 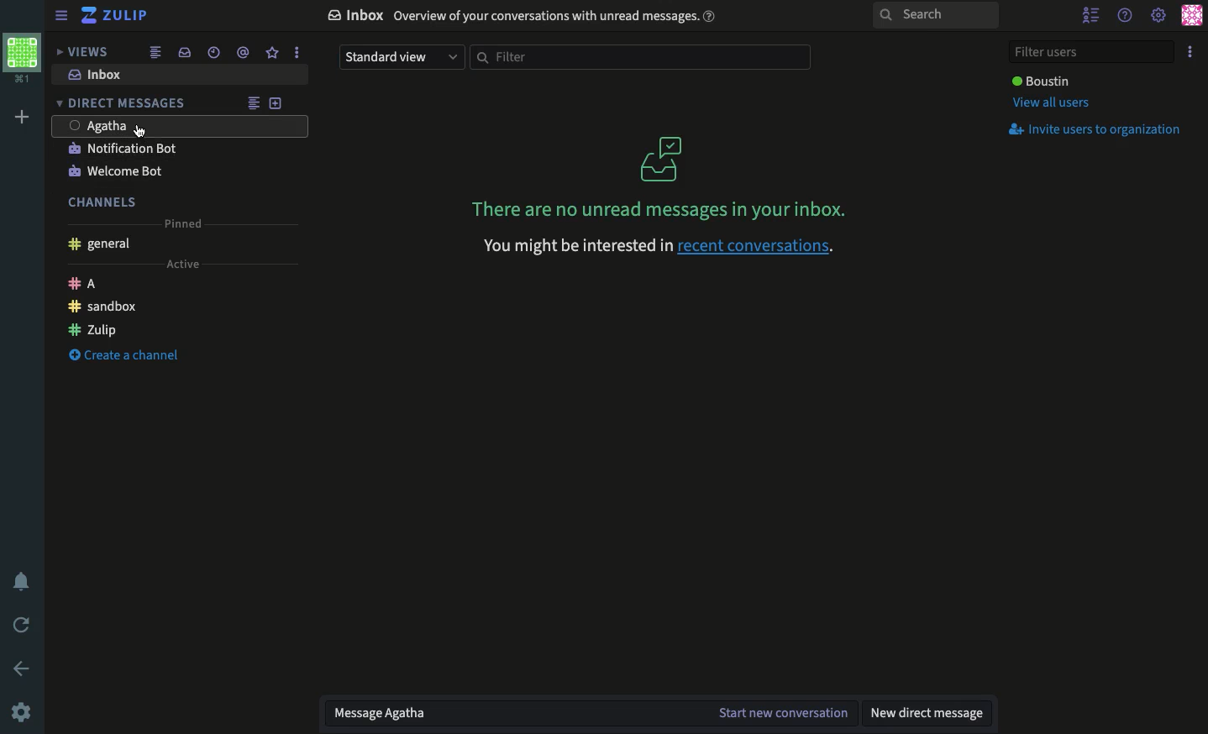 I want to click on Message, so click(x=518, y=714).